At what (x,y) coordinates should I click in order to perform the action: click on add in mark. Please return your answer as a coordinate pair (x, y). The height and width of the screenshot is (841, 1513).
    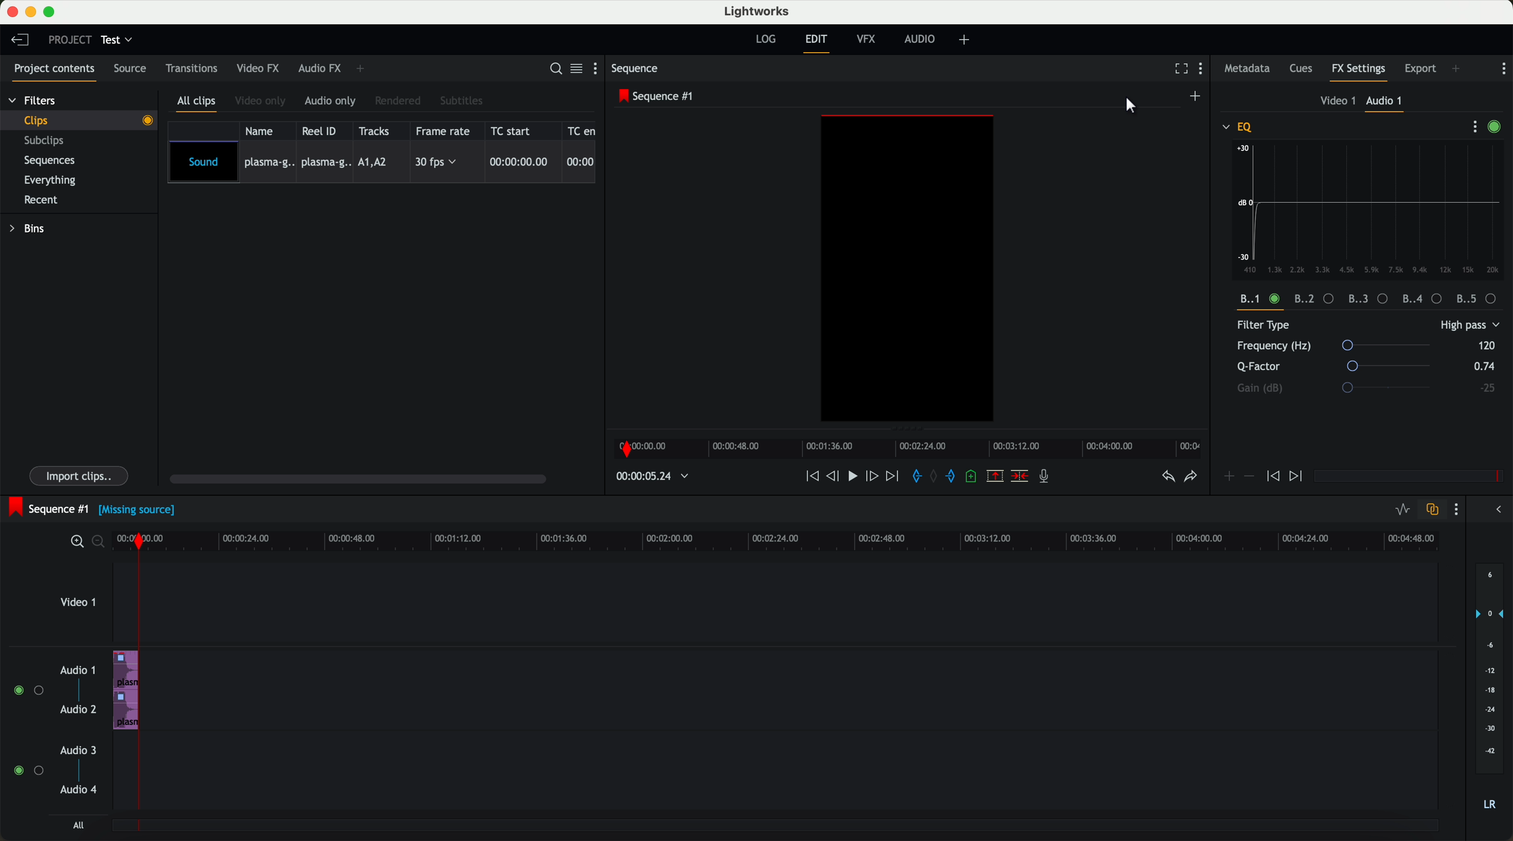
    Looking at the image, I should click on (917, 477).